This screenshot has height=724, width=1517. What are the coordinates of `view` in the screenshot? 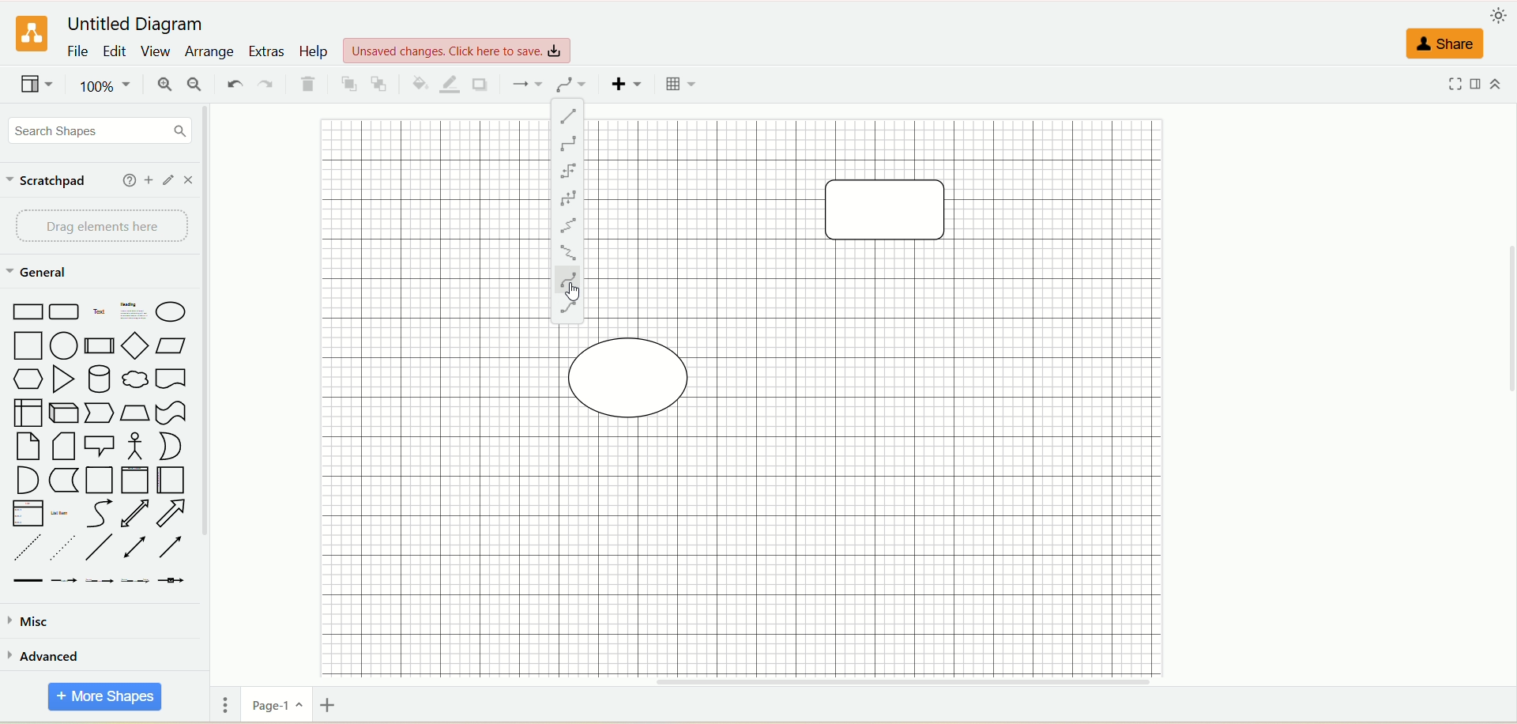 It's located at (154, 52).